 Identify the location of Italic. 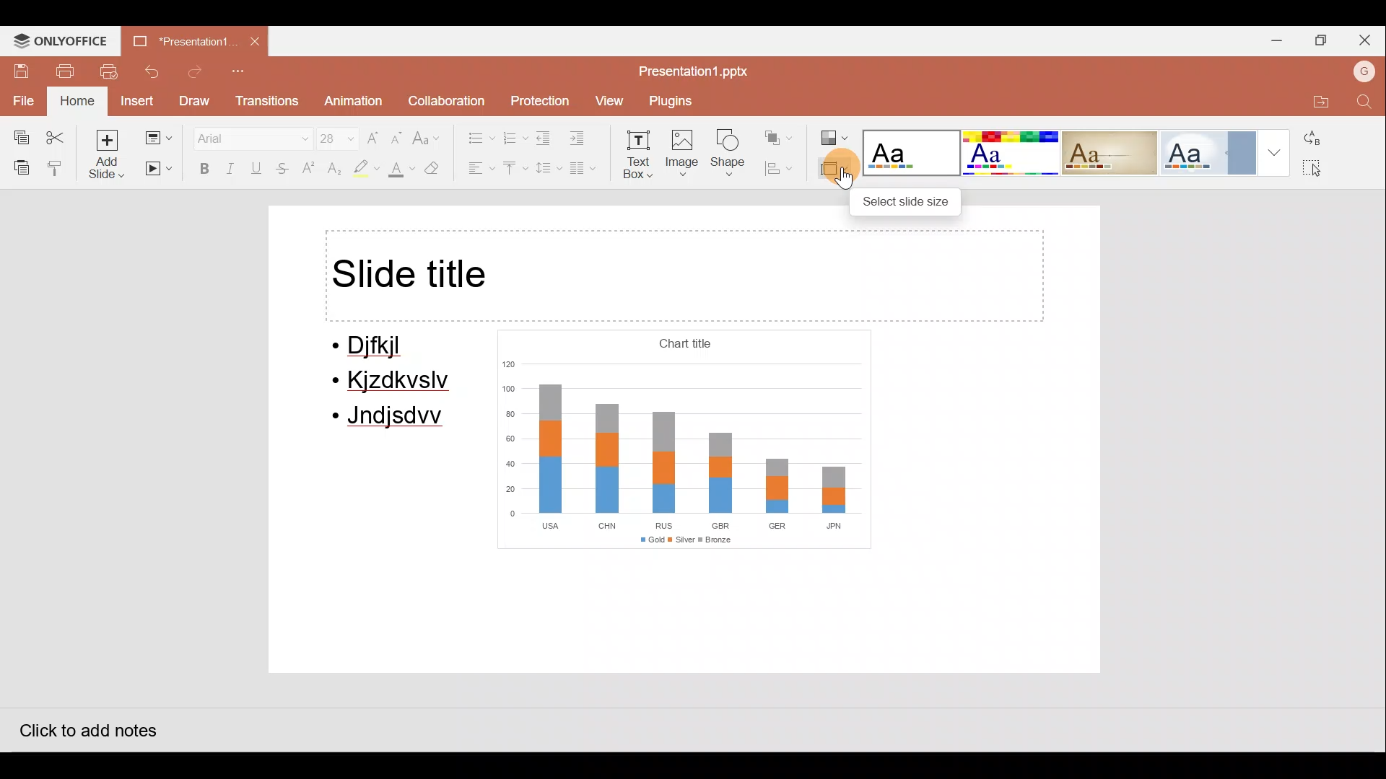
(231, 167).